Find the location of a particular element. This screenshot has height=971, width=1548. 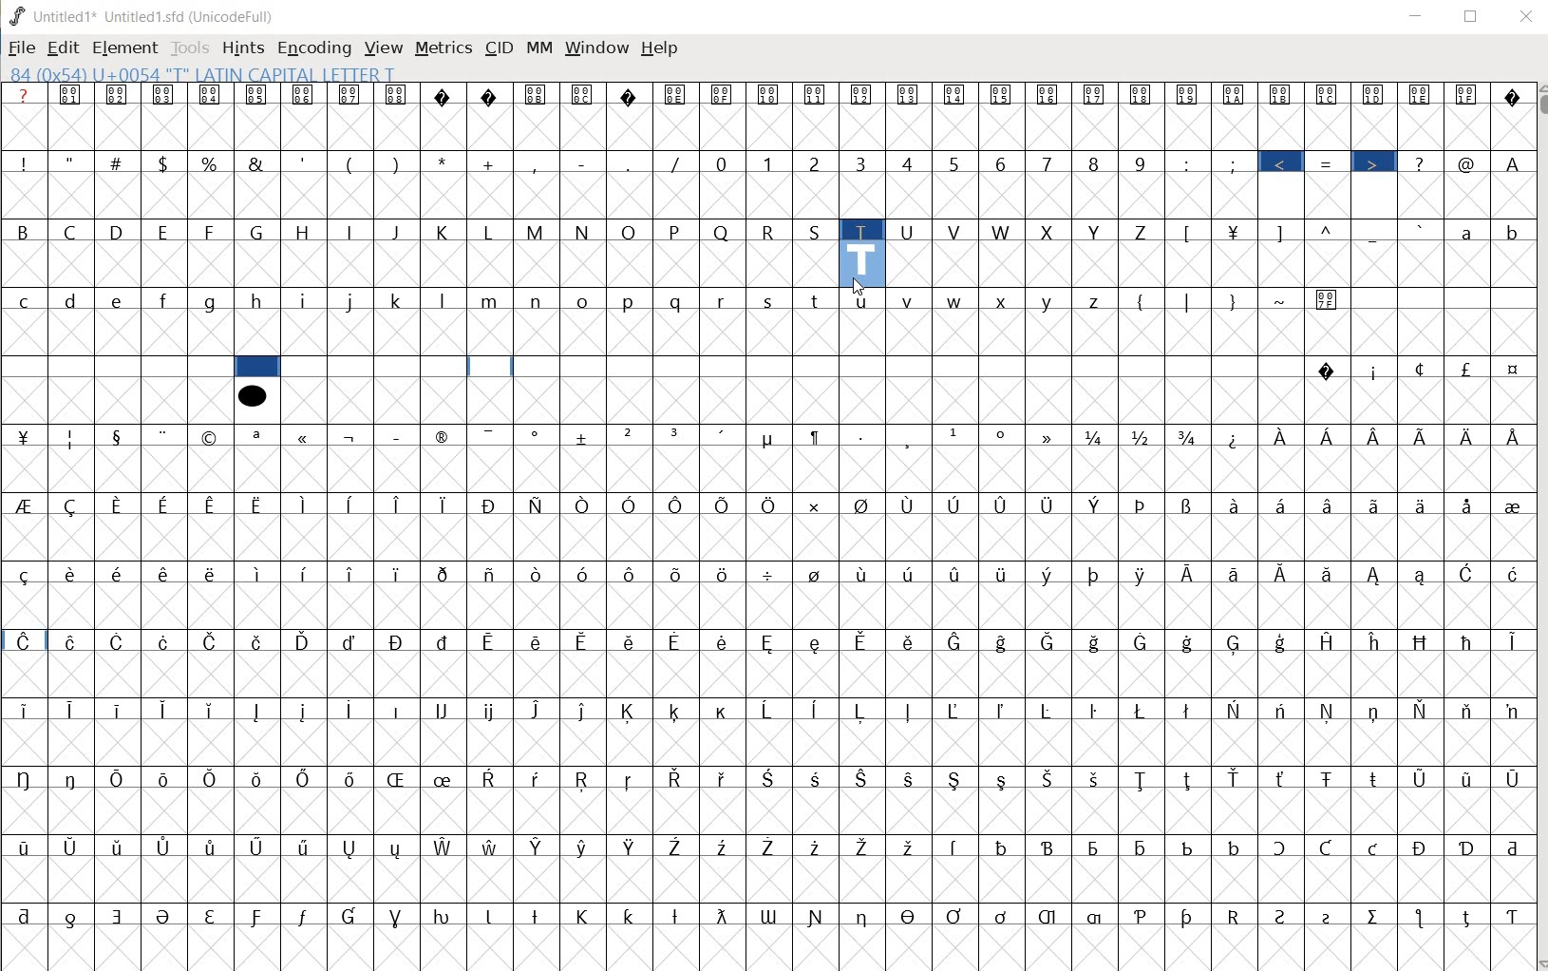

Symbol is located at coordinates (1142, 914).